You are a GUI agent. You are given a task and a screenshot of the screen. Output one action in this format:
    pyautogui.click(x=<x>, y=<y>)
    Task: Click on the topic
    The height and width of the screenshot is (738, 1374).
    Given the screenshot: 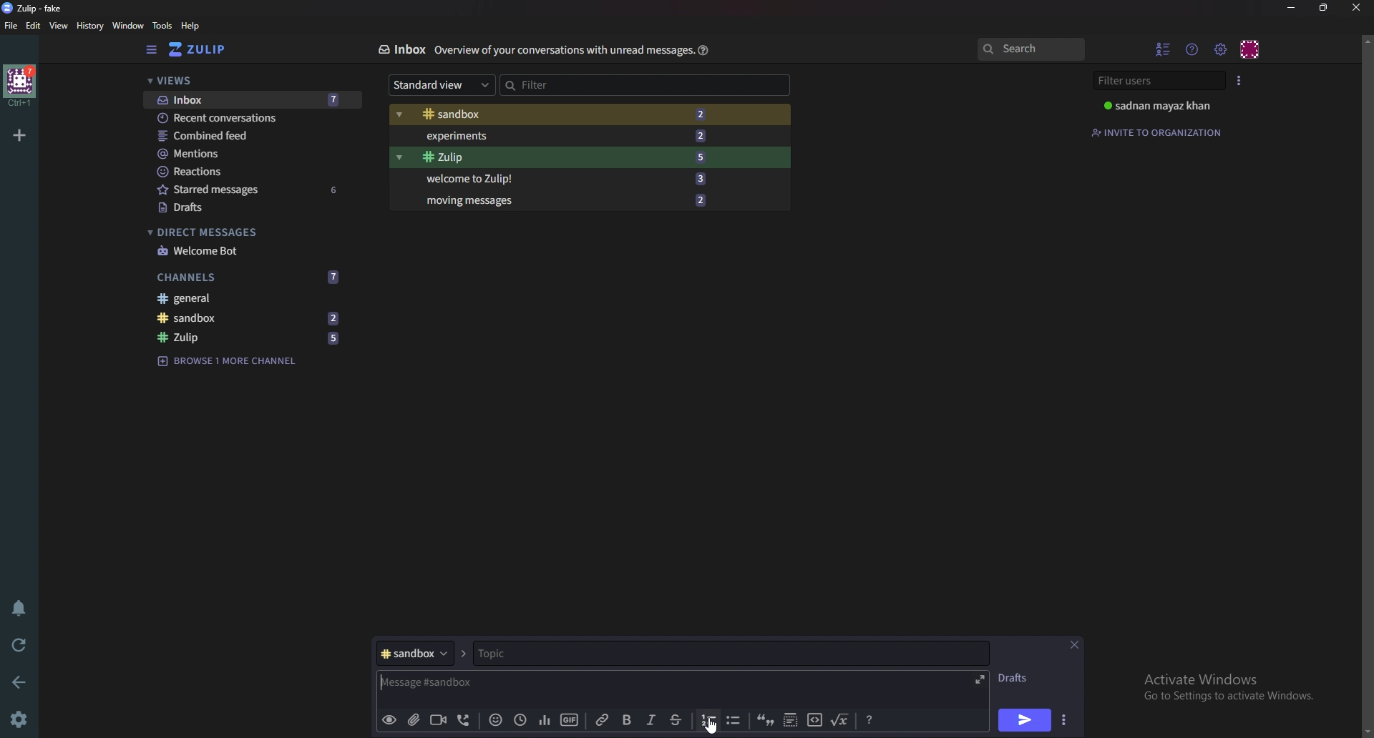 What is the action you would take?
    pyautogui.click(x=542, y=654)
    